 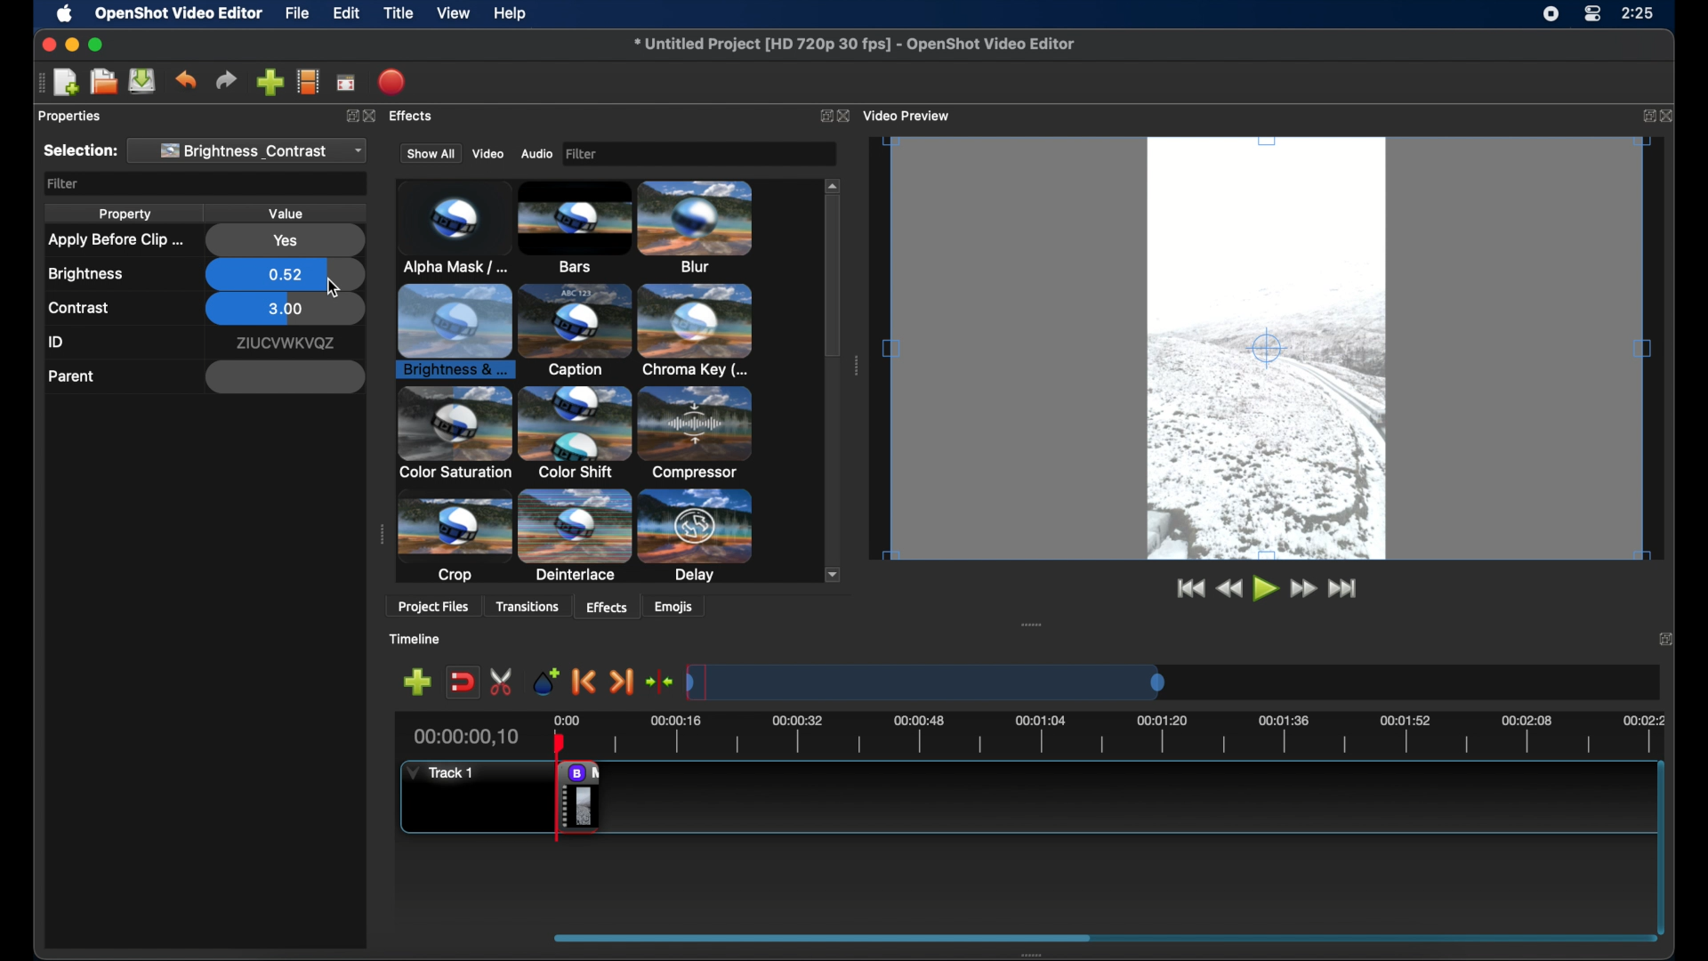 What do you see at coordinates (854, 44) in the screenshot?
I see `file name` at bounding box center [854, 44].